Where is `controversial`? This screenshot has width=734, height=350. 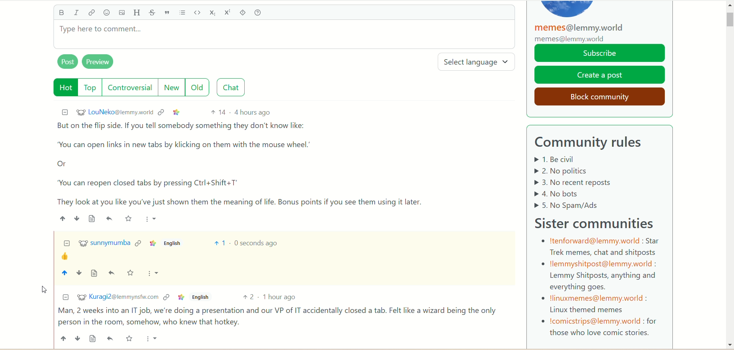 controversial is located at coordinates (132, 87).